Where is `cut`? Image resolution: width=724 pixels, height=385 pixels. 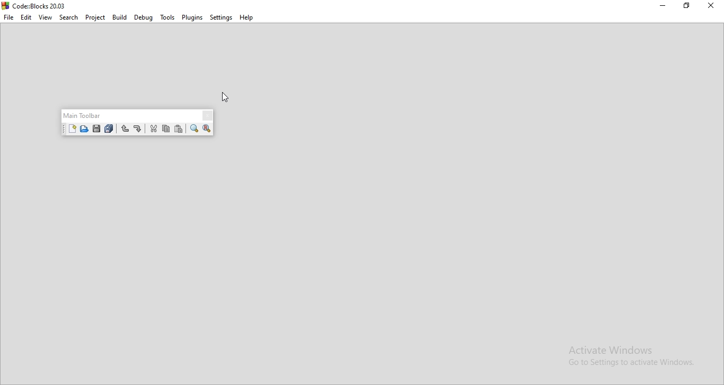
cut is located at coordinates (153, 130).